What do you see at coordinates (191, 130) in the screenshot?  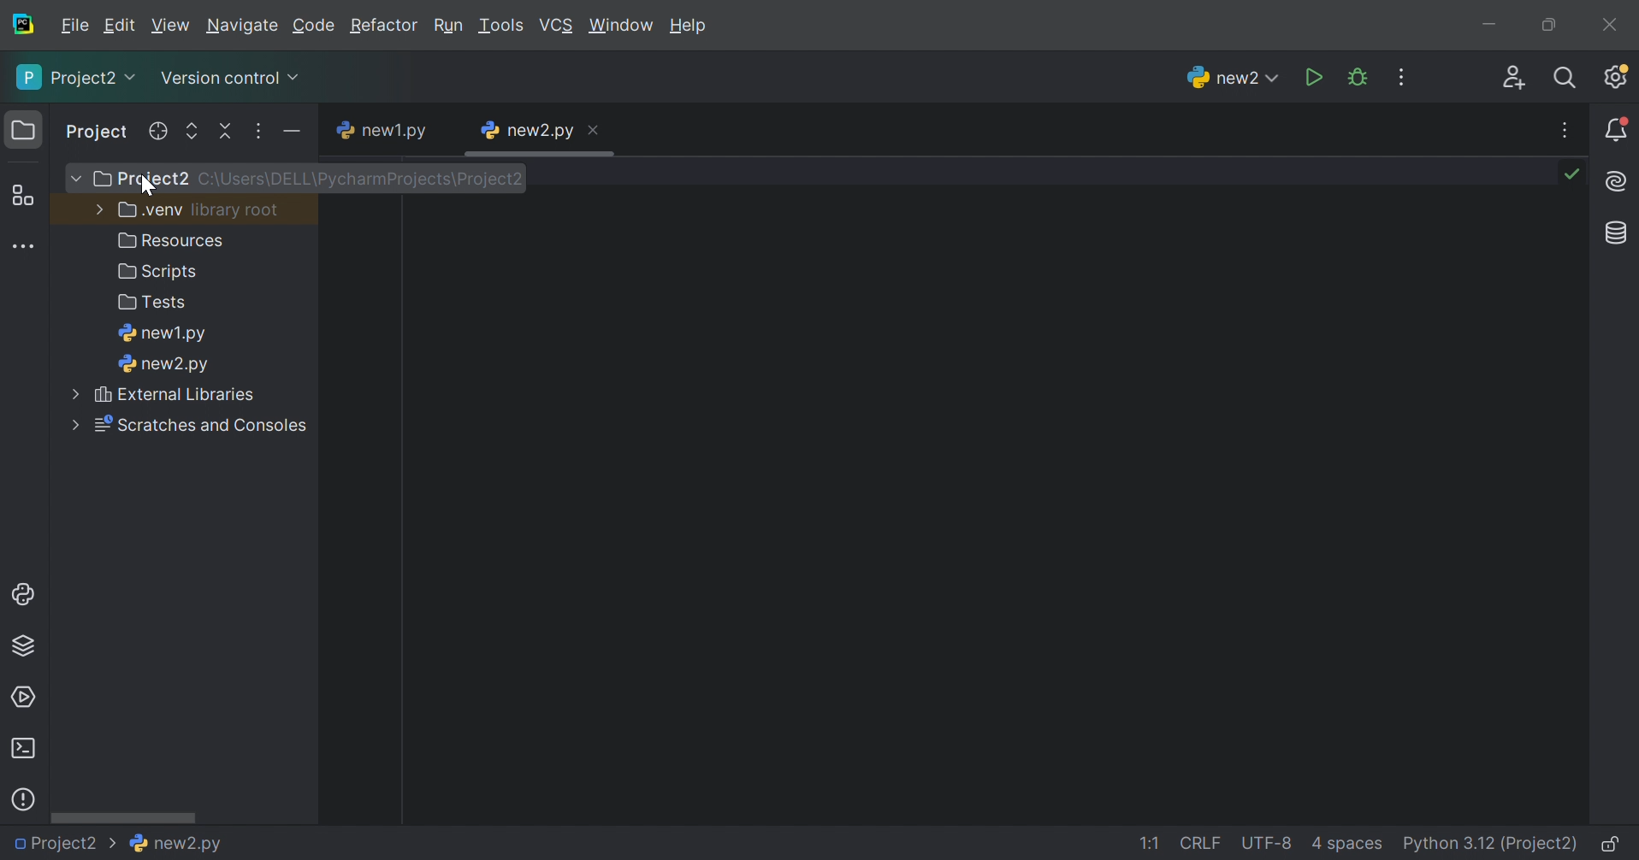 I see `Expand all` at bounding box center [191, 130].